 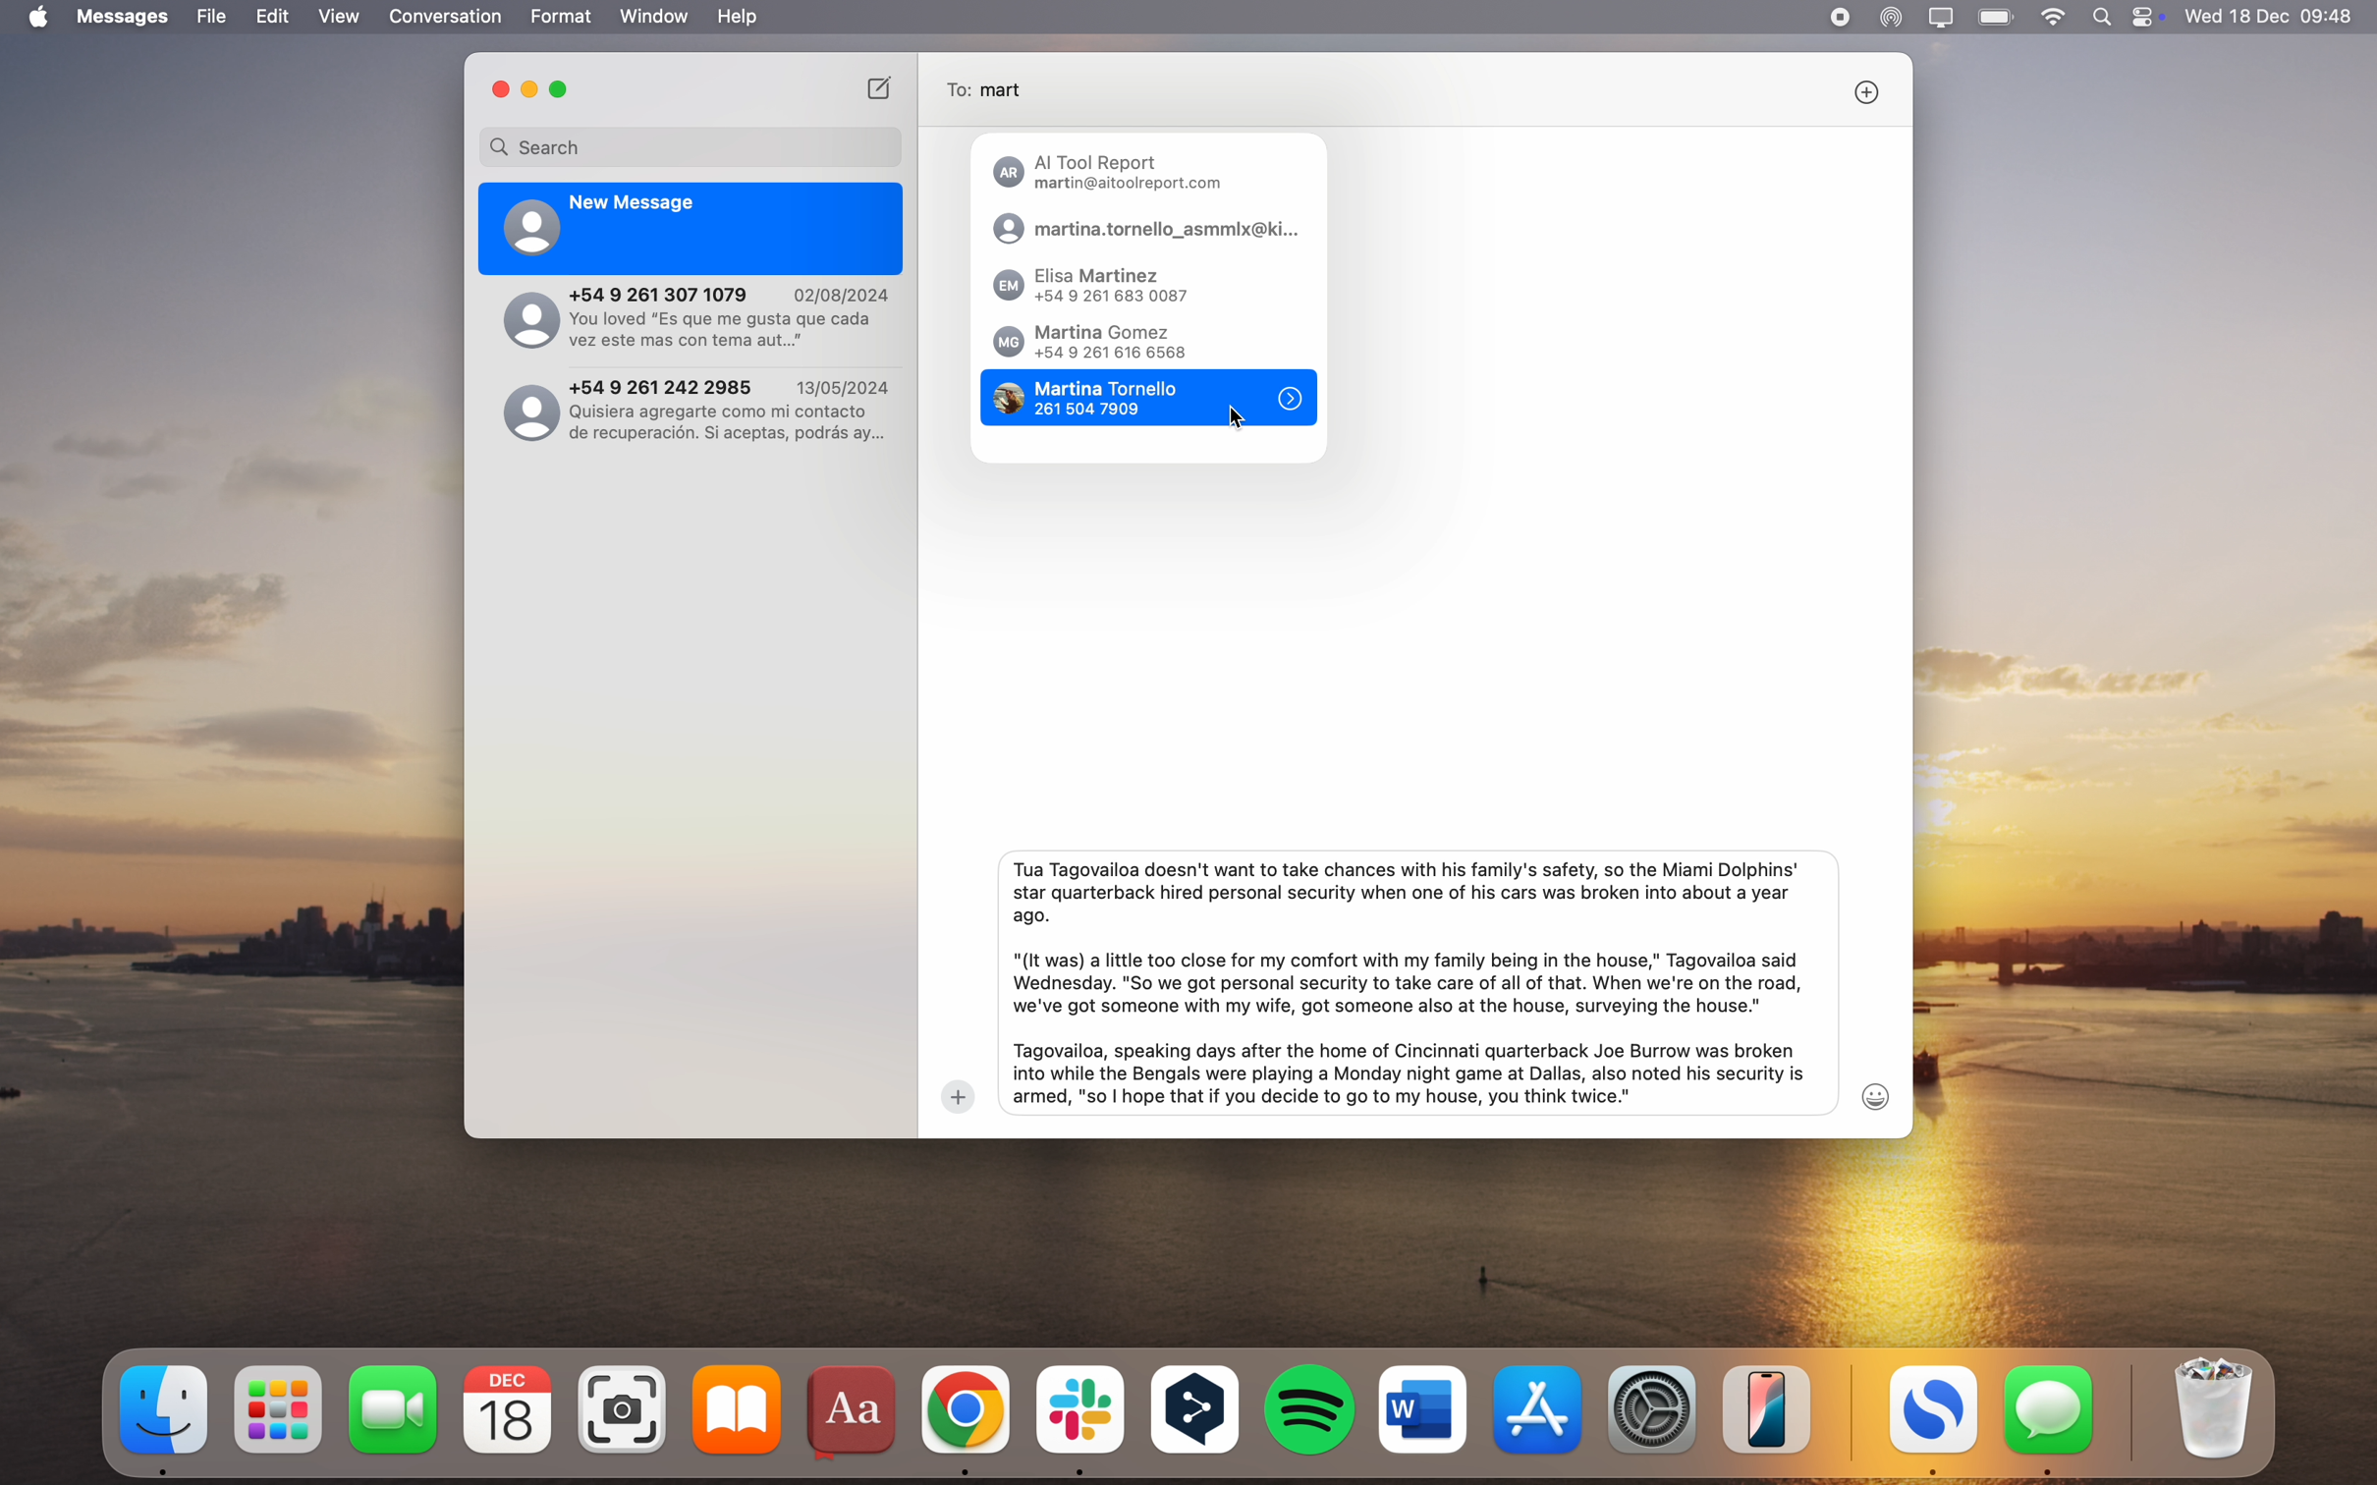 What do you see at coordinates (1942, 18) in the screenshot?
I see `screen` at bounding box center [1942, 18].